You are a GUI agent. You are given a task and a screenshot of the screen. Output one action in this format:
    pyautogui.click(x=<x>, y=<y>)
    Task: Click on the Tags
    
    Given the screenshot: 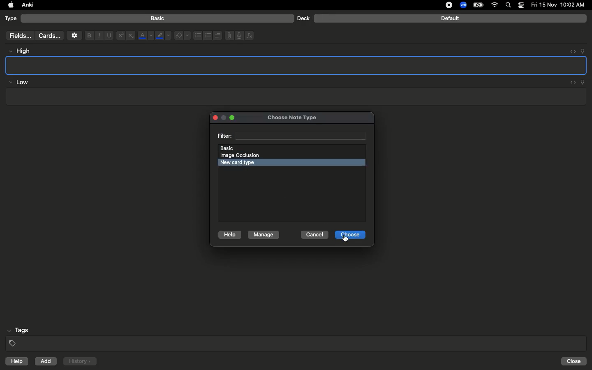 What is the action you would take?
    pyautogui.click(x=297, y=337)
    